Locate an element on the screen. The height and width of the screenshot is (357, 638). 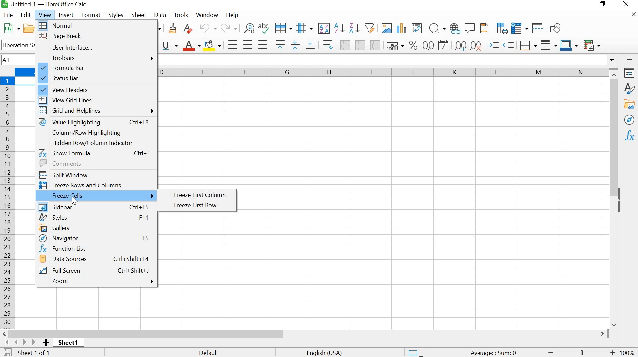
INCREASE INDENT is located at coordinates (502, 44).